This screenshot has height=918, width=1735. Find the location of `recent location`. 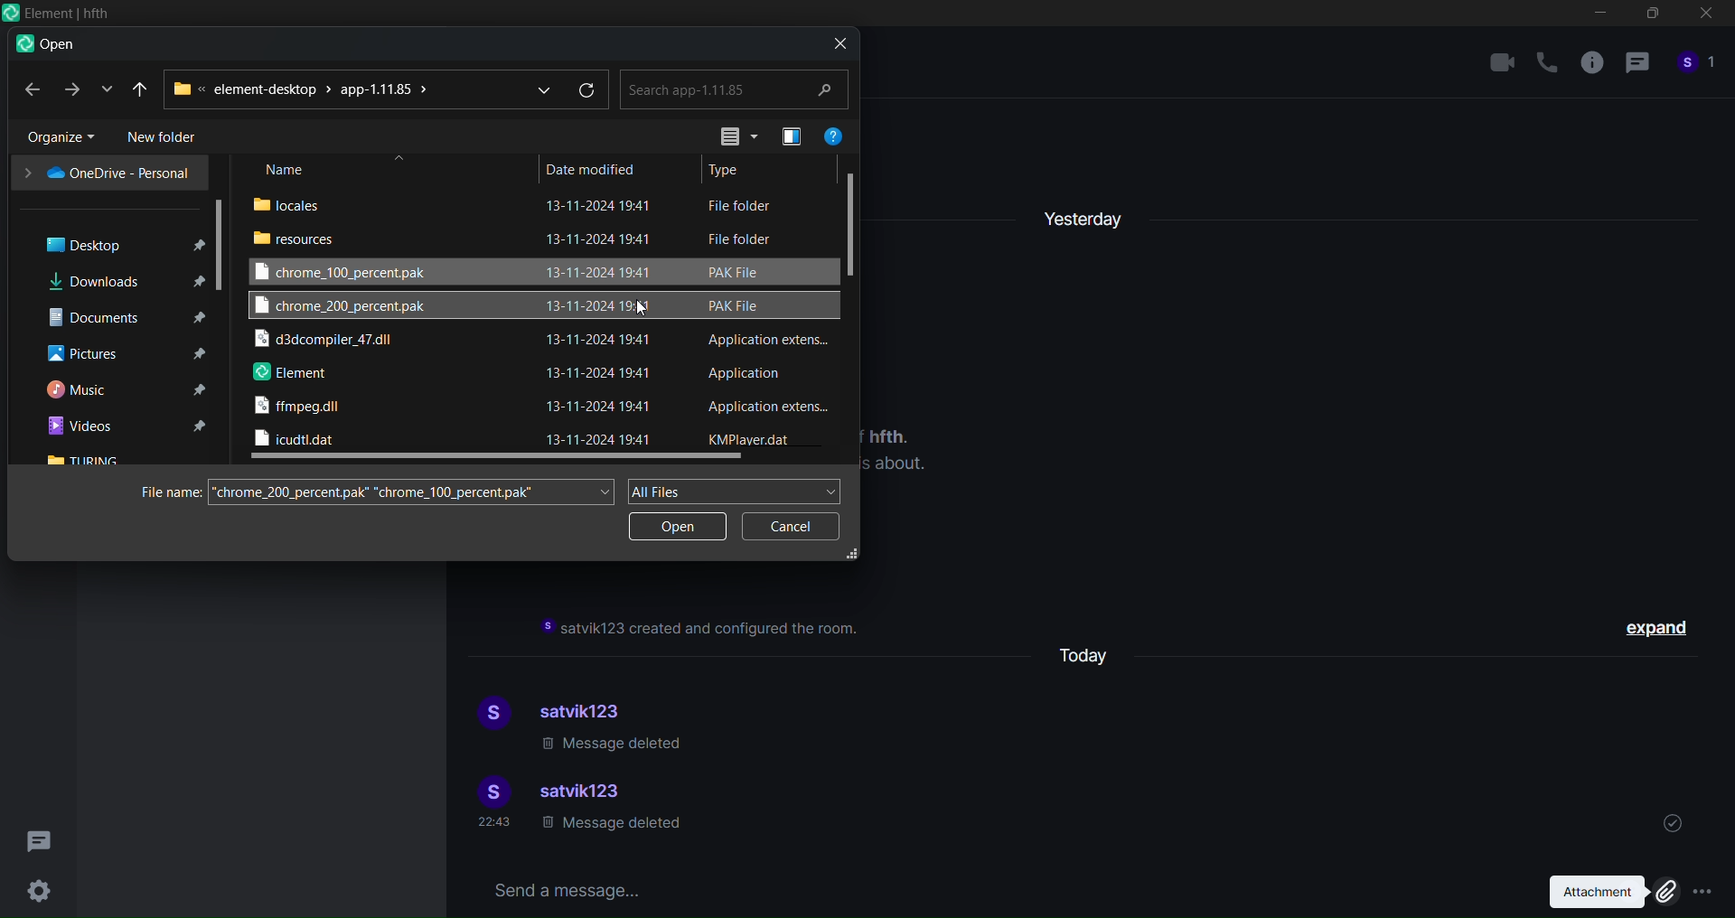

recent location is located at coordinates (103, 89).